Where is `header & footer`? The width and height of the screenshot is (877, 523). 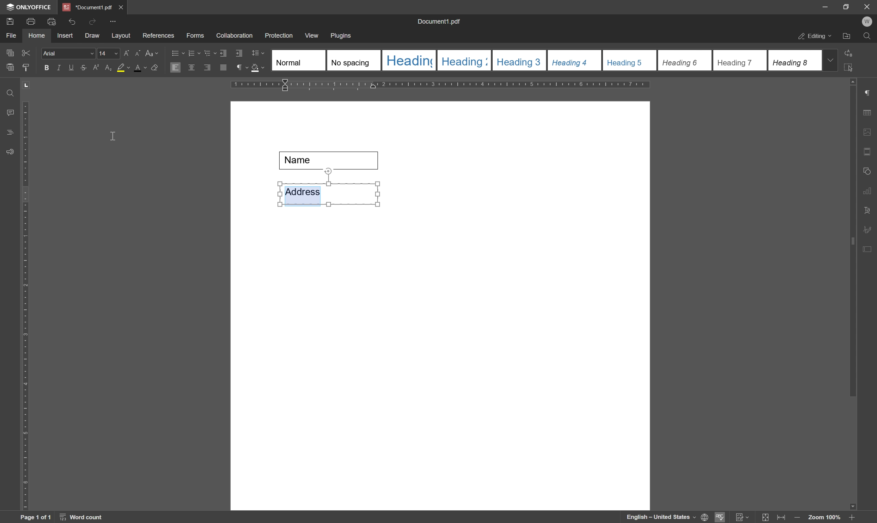 header & footer is located at coordinates (868, 152).